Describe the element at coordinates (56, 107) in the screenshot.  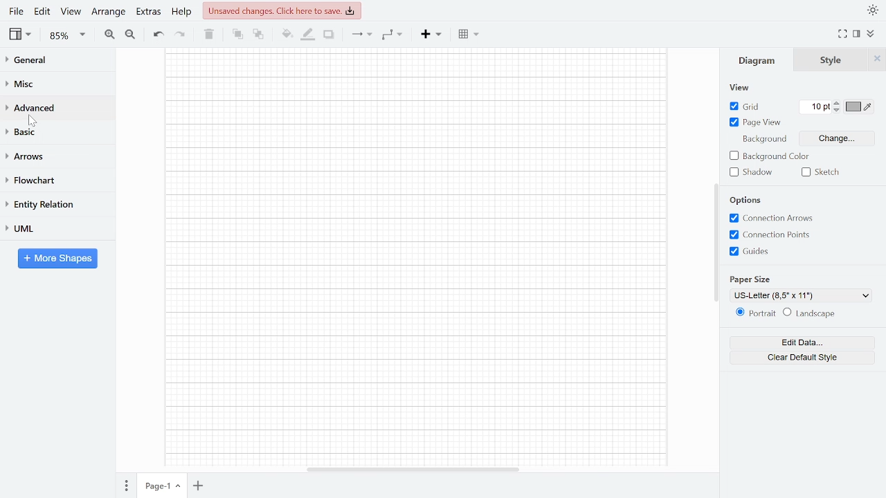
I see `Advanced` at that location.